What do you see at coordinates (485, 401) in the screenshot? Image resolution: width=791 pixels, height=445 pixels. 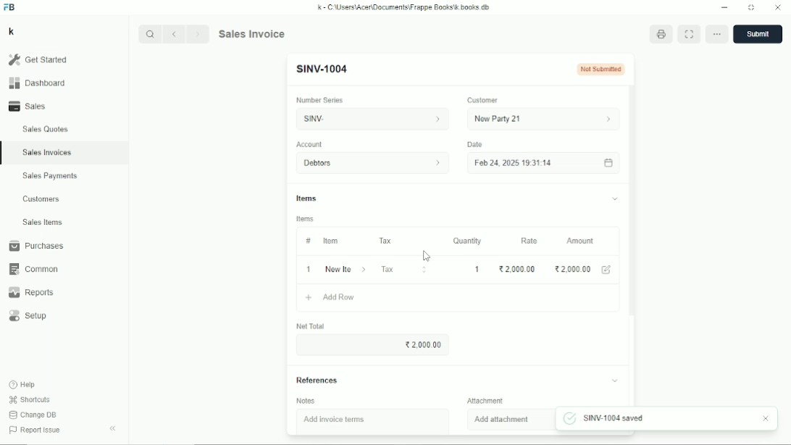 I see `Attachment` at bounding box center [485, 401].